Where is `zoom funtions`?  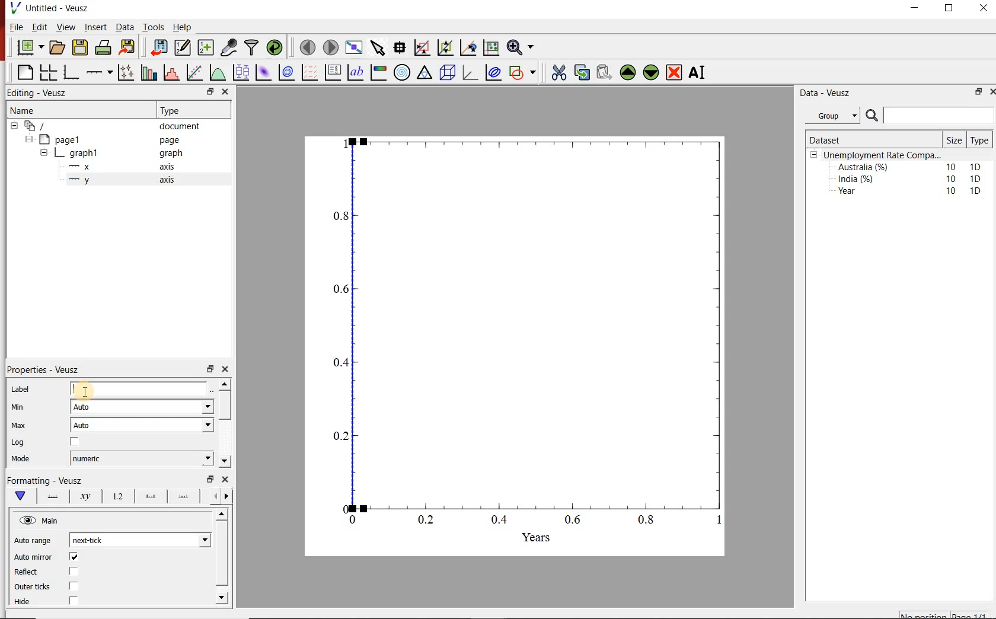
zoom funtions is located at coordinates (522, 46).